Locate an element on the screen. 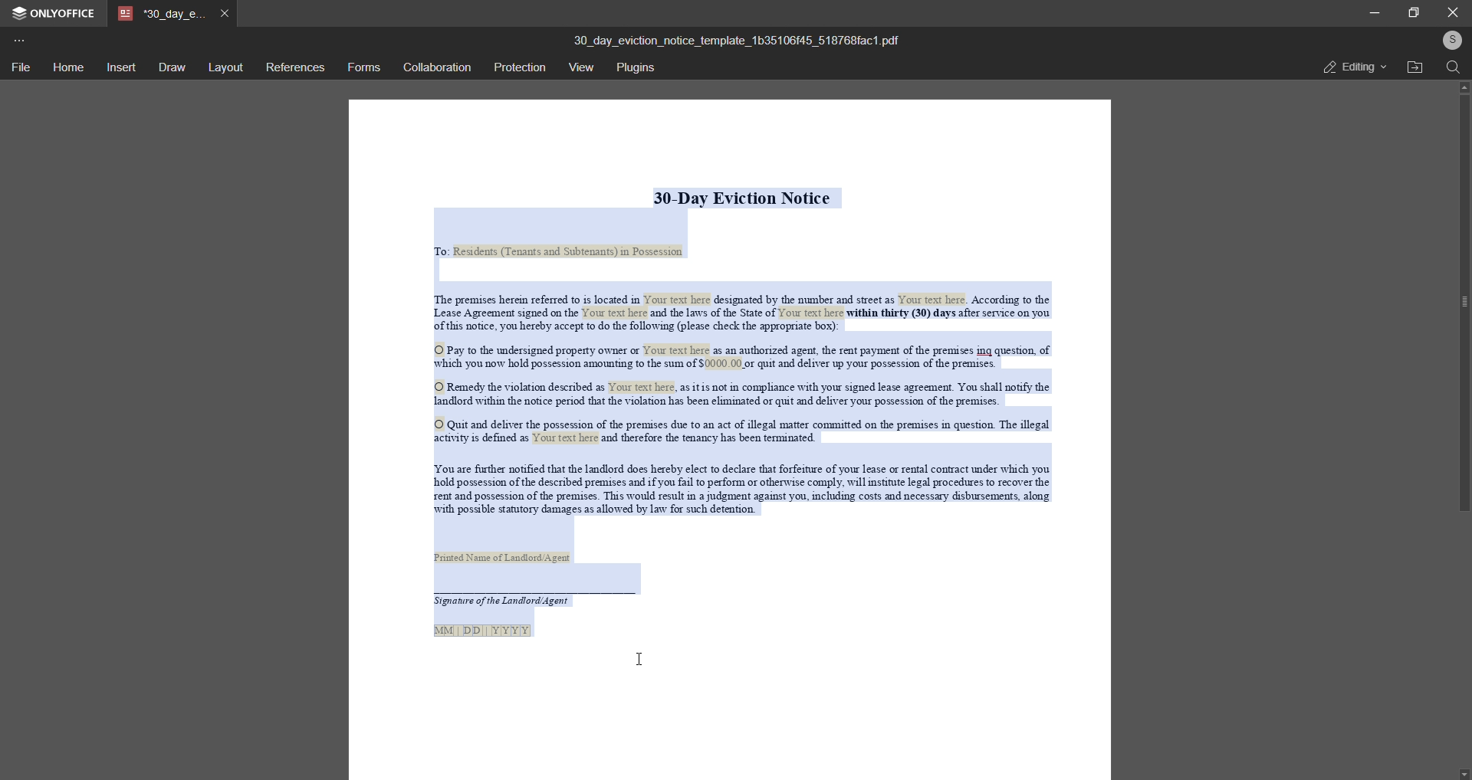 The width and height of the screenshot is (1472, 780). close tab is located at coordinates (228, 13).